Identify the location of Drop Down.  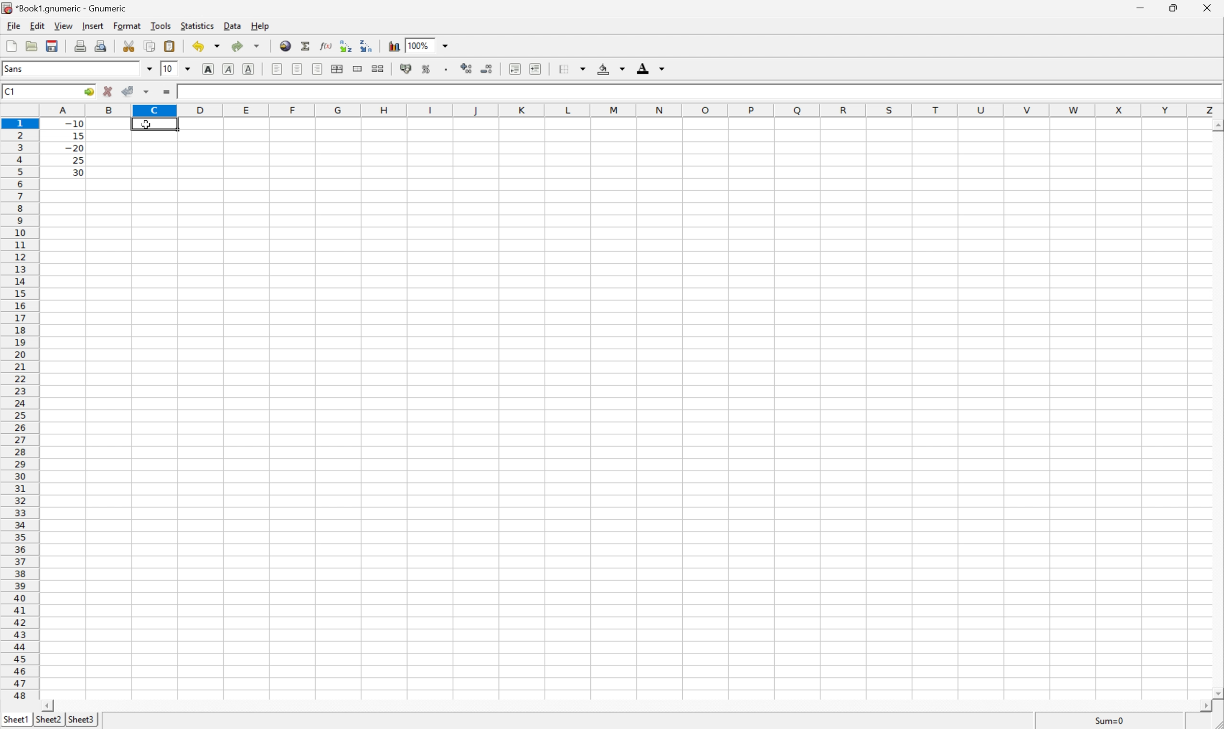
(585, 67).